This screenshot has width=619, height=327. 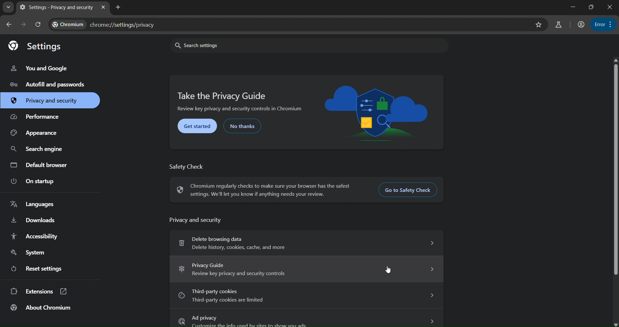 What do you see at coordinates (29, 253) in the screenshot?
I see `system` at bounding box center [29, 253].